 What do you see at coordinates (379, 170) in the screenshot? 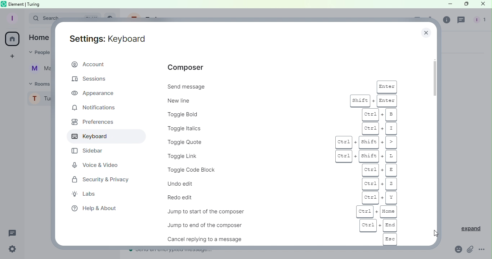
I see `ctrl + E` at bounding box center [379, 170].